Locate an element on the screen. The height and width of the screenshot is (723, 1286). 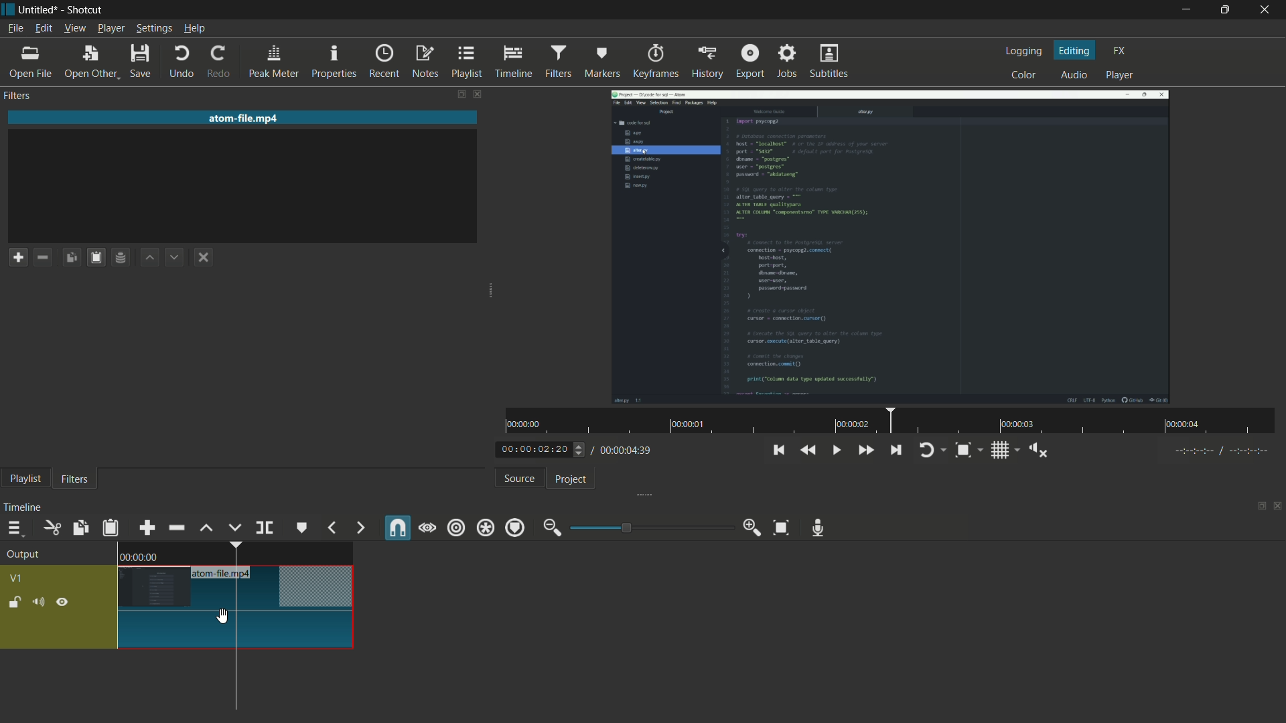
close filters is located at coordinates (480, 95).